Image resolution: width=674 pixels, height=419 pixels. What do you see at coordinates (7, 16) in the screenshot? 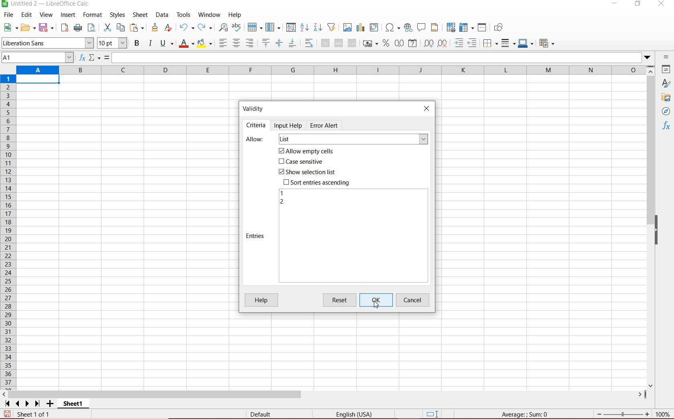
I see `file` at bounding box center [7, 16].